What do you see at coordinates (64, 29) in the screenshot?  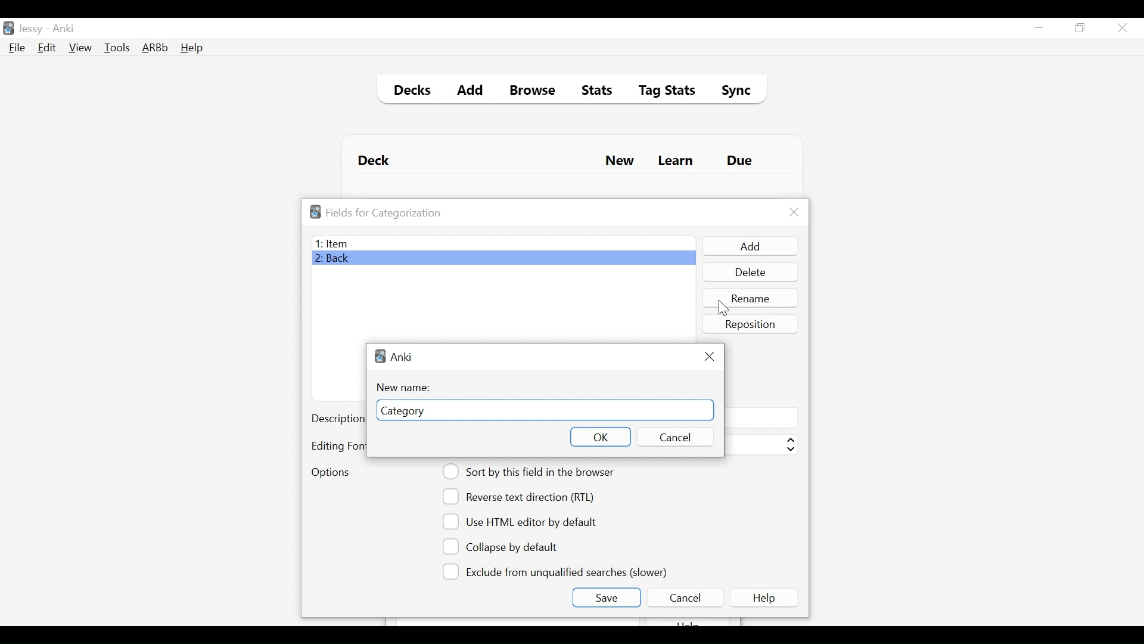 I see `Anki` at bounding box center [64, 29].